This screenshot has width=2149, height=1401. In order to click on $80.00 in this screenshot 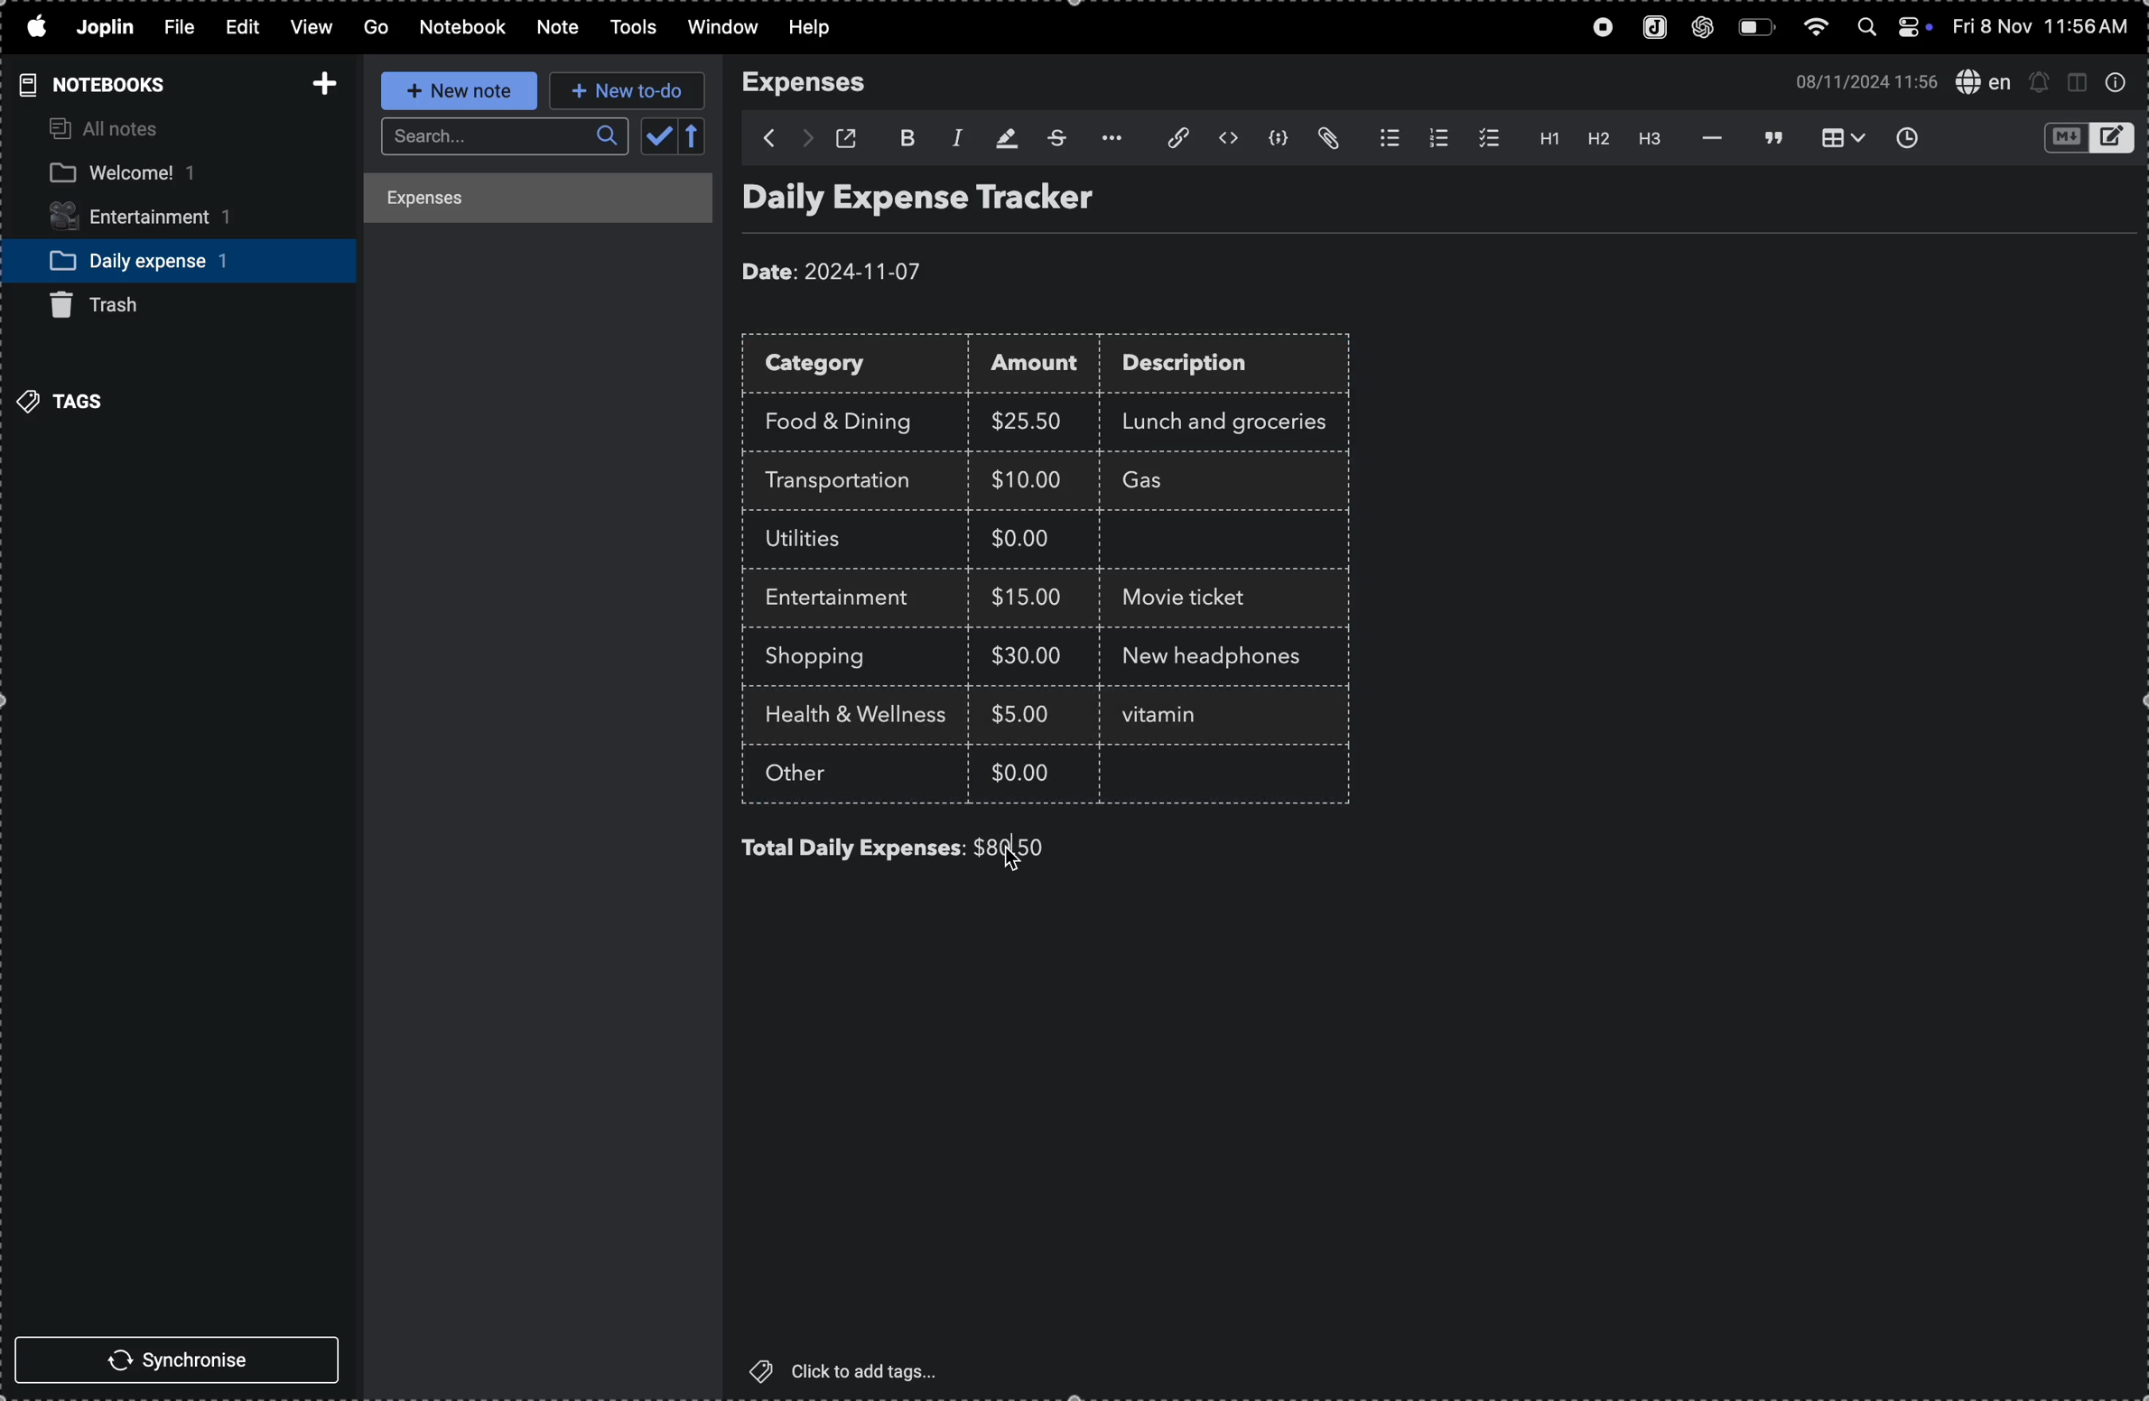, I will do `click(1040, 848)`.